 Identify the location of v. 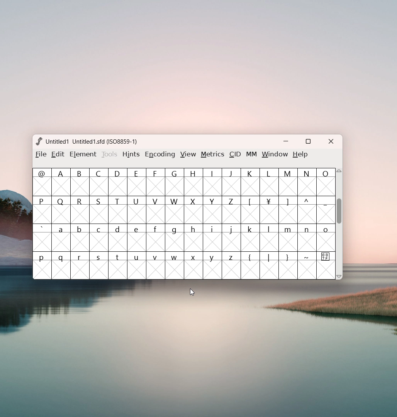
(156, 266).